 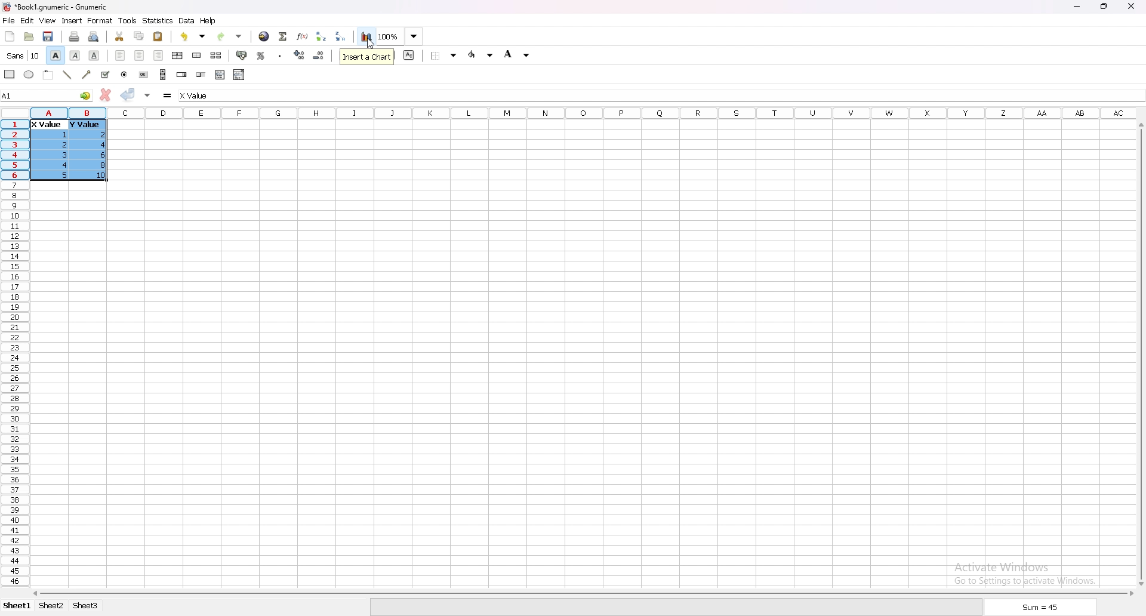 I want to click on minimize, so click(x=1077, y=7).